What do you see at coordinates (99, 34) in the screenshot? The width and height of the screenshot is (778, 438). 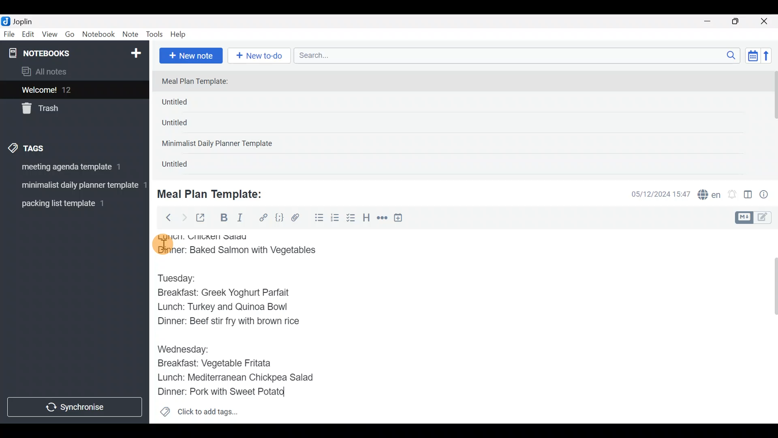 I see `Notebook` at bounding box center [99, 34].